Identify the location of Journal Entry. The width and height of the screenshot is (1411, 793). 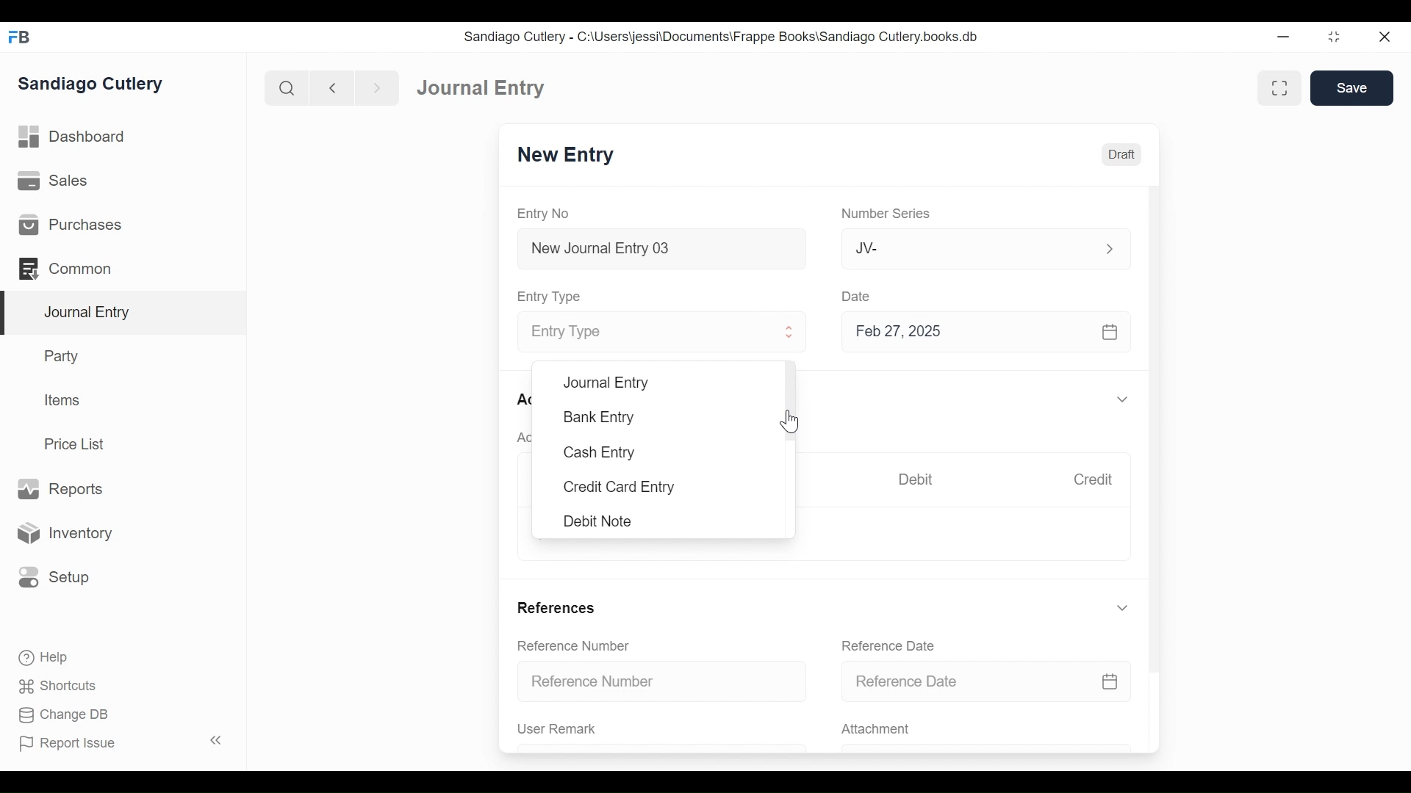
(121, 314).